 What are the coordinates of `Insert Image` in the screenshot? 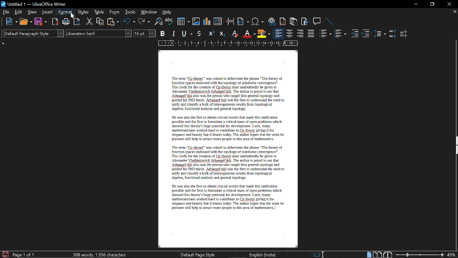 It's located at (197, 21).